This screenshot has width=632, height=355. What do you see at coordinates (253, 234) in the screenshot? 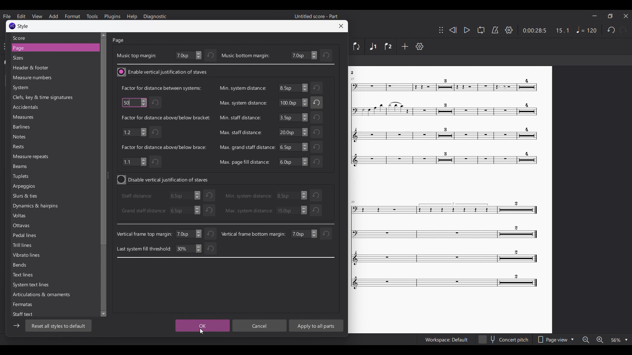
I see `Vertical frame bottom margin` at bounding box center [253, 234].